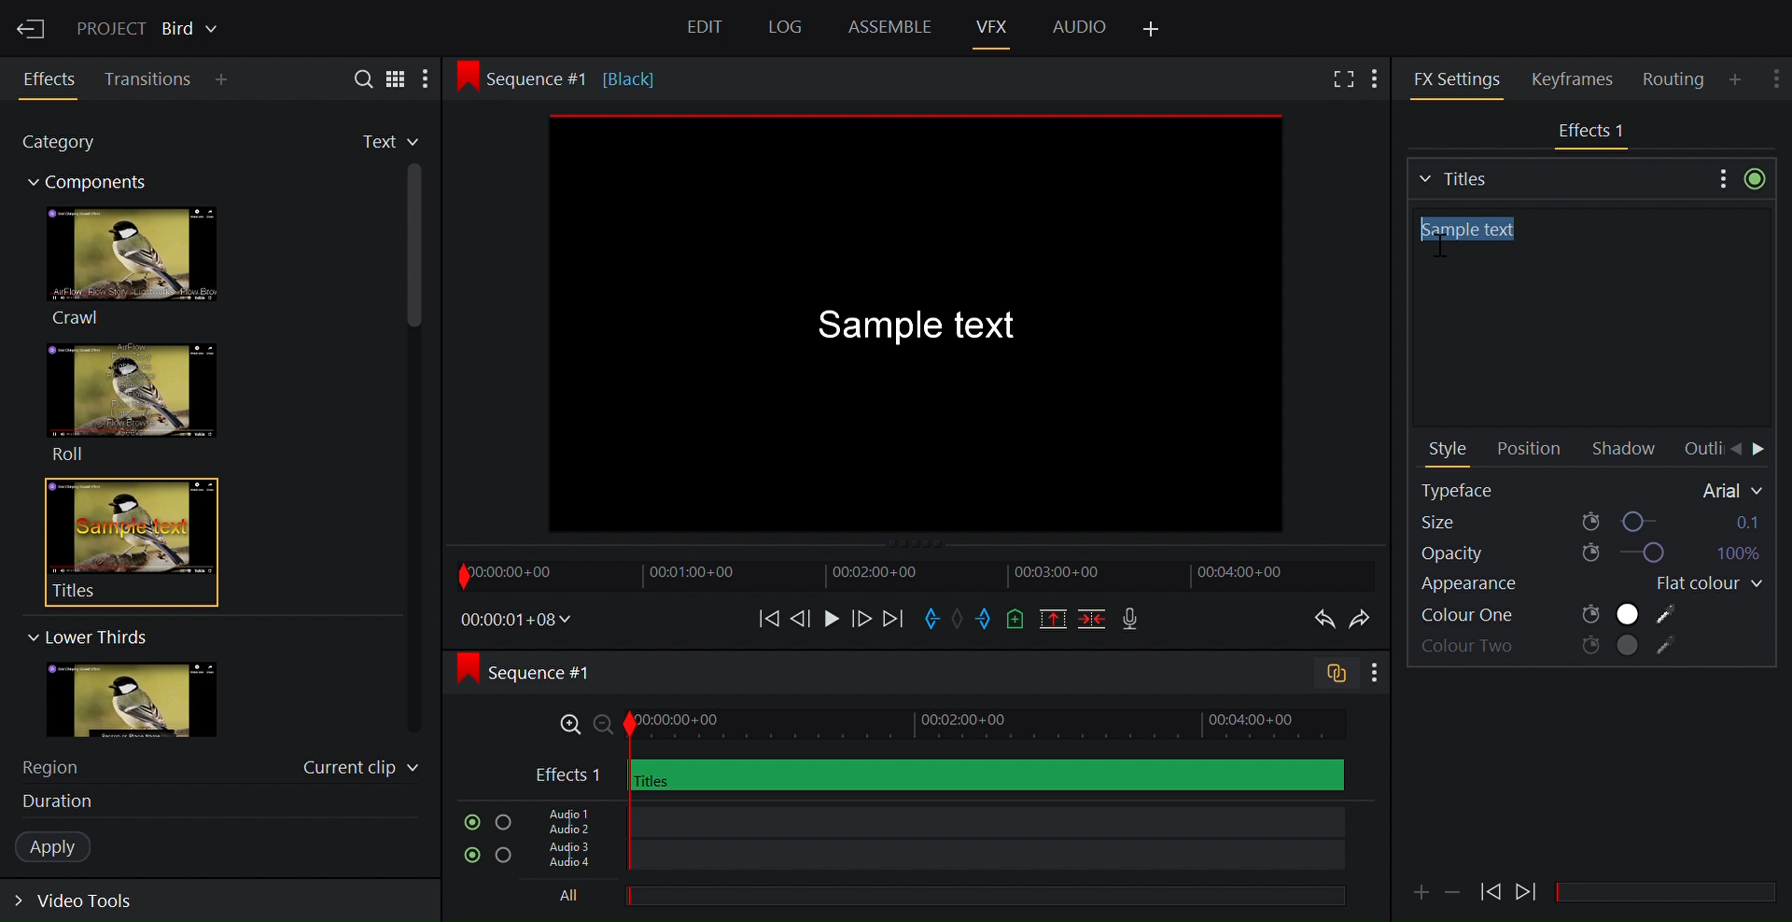 The image size is (1792, 922). I want to click on Favorites, so click(374, 143).